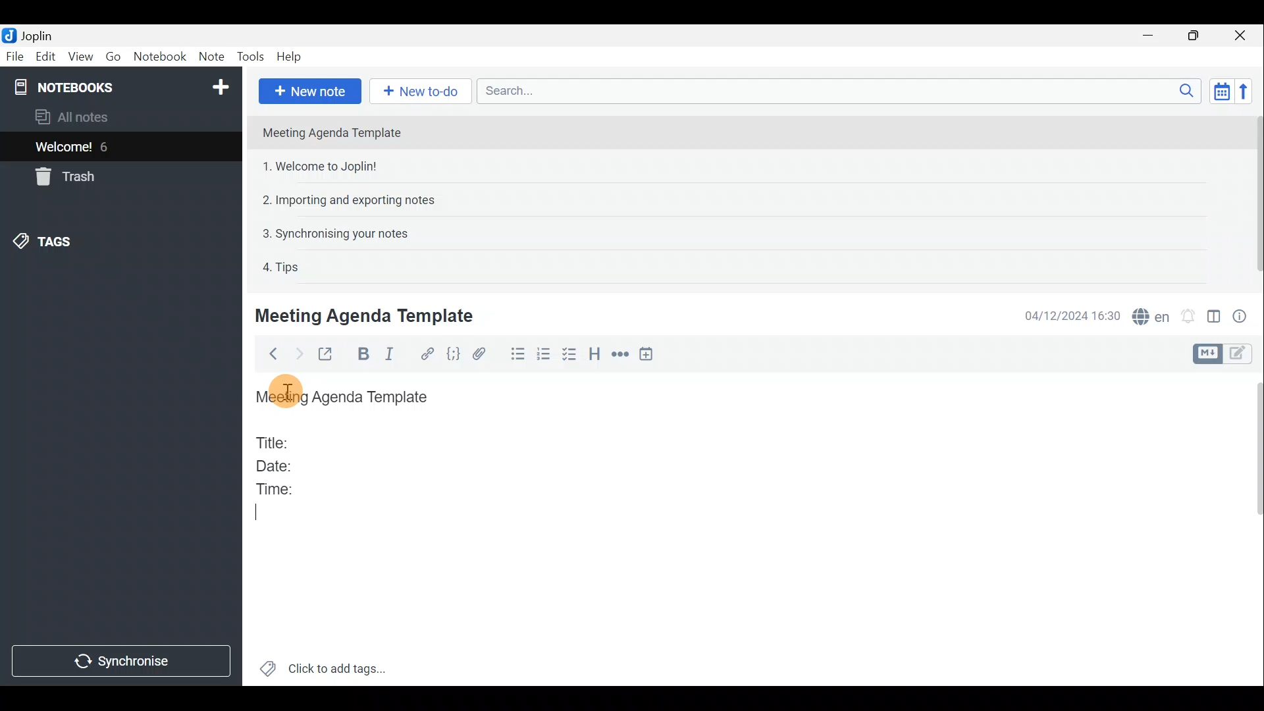 Image resolution: width=1264 pixels, height=711 pixels. What do you see at coordinates (335, 233) in the screenshot?
I see `3. Synchronising your notes` at bounding box center [335, 233].